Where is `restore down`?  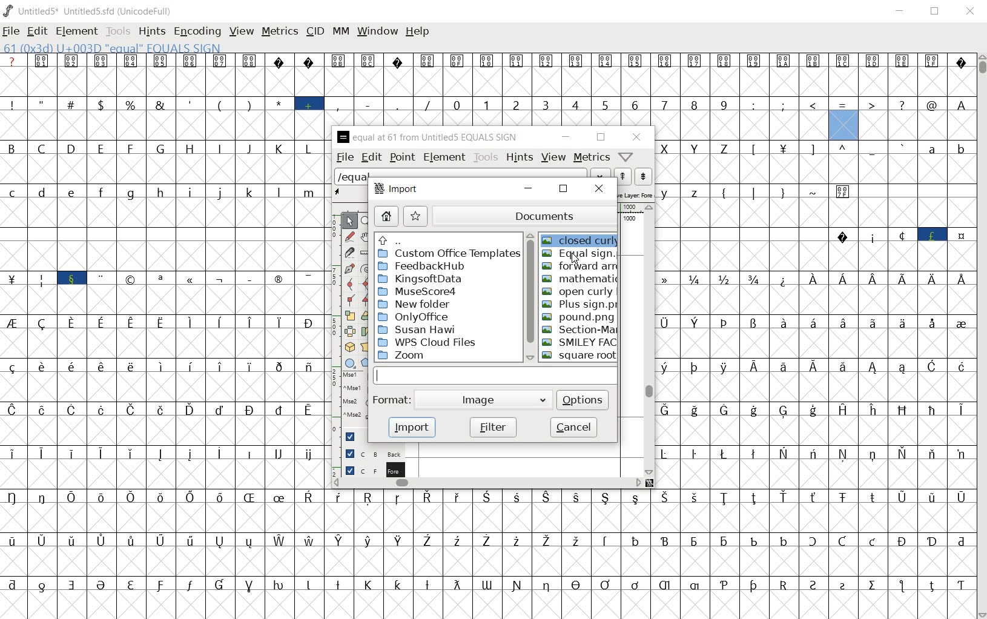 restore down is located at coordinates (934, 12).